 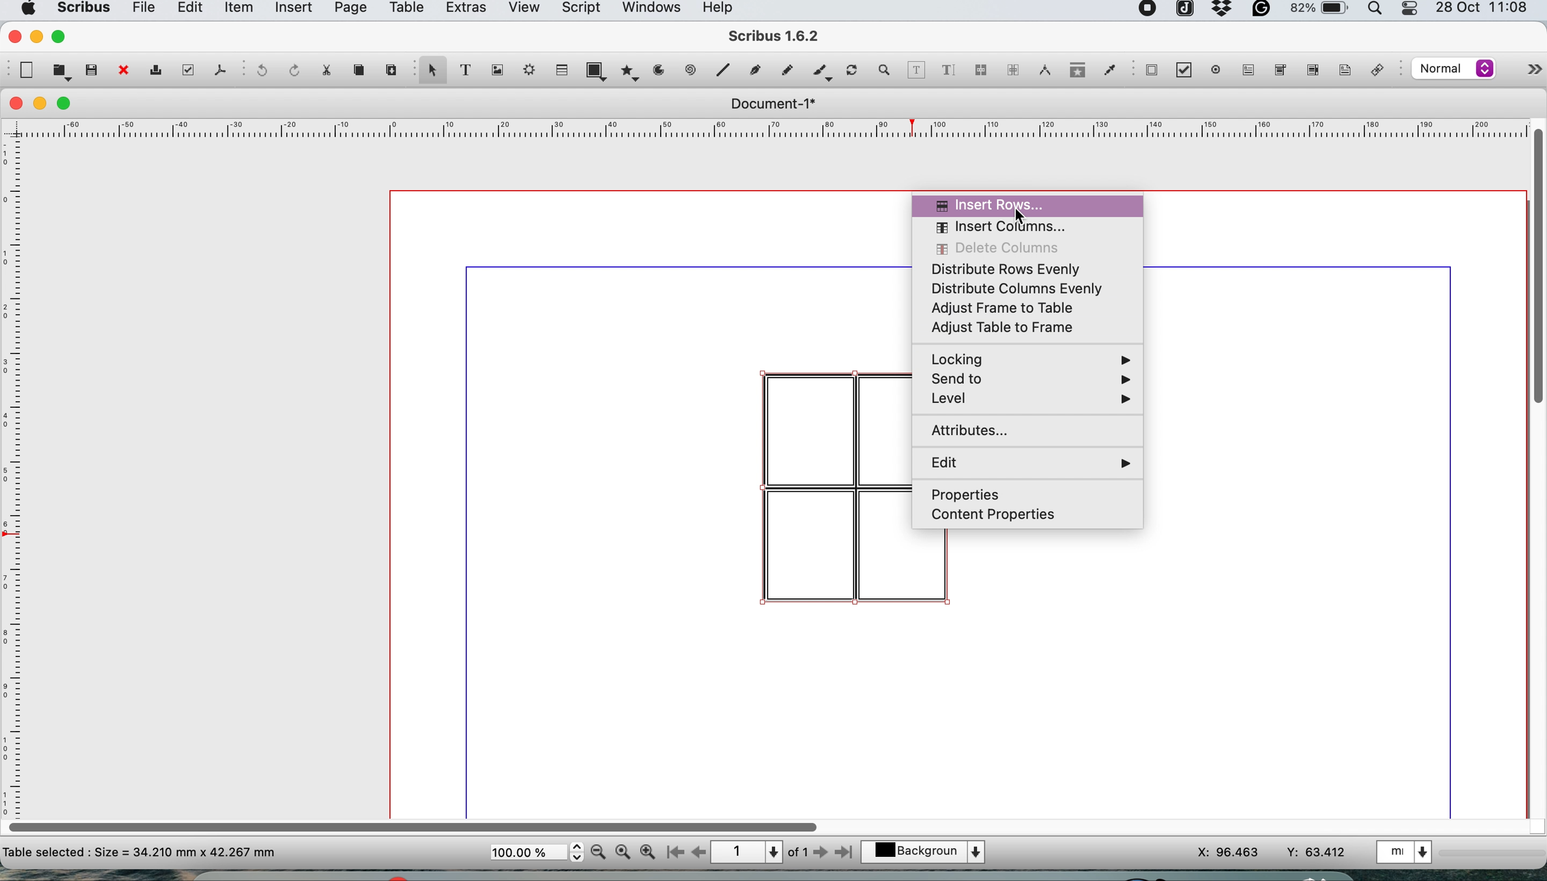 I want to click on control center, so click(x=1411, y=10).